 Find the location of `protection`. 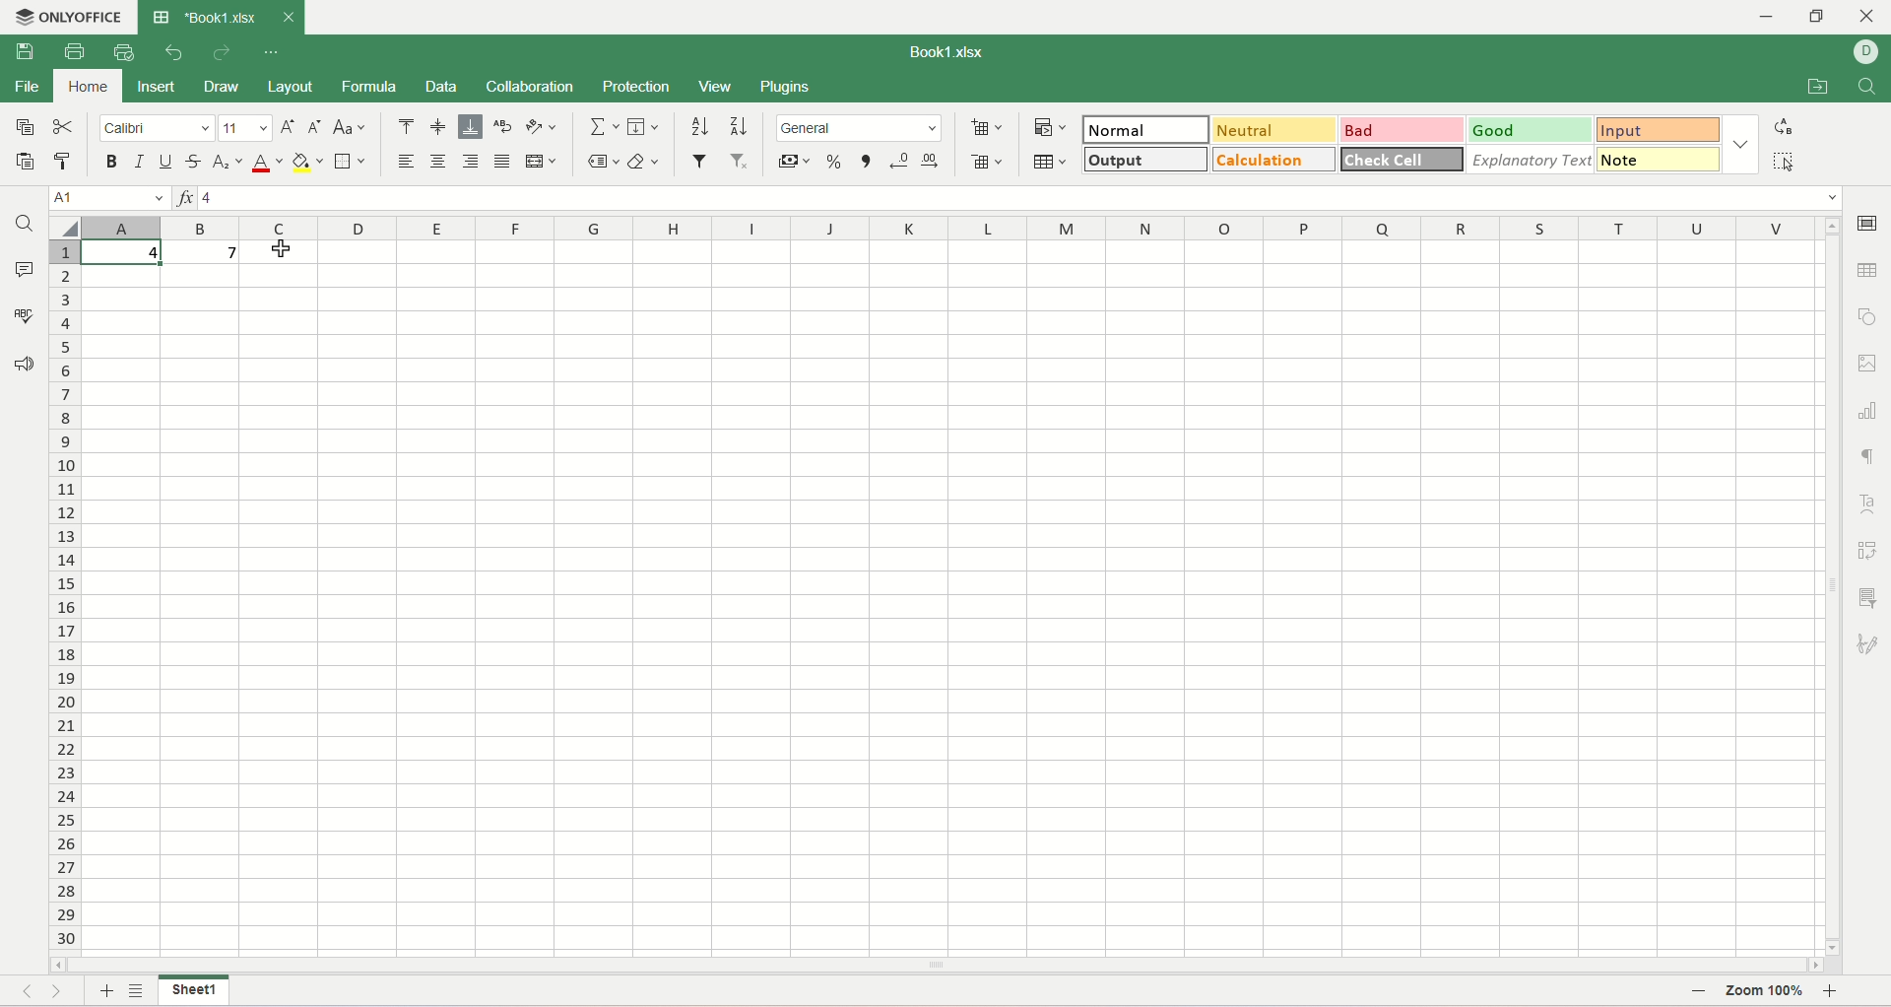

protection is located at coordinates (634, 87).